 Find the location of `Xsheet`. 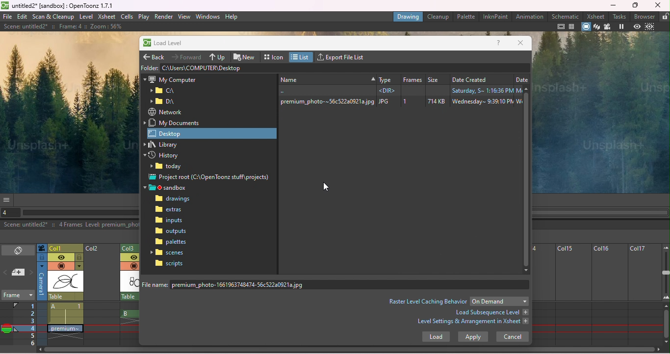

Xsheet is located at coordinates (597, 16).